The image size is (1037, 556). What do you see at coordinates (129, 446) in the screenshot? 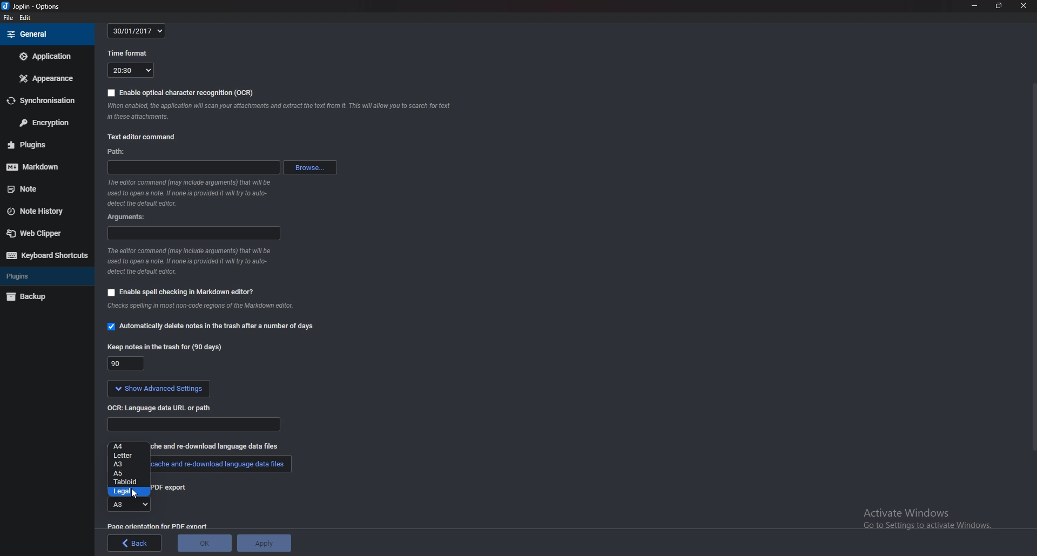
I see `A4` at bounding box center [129, 446].